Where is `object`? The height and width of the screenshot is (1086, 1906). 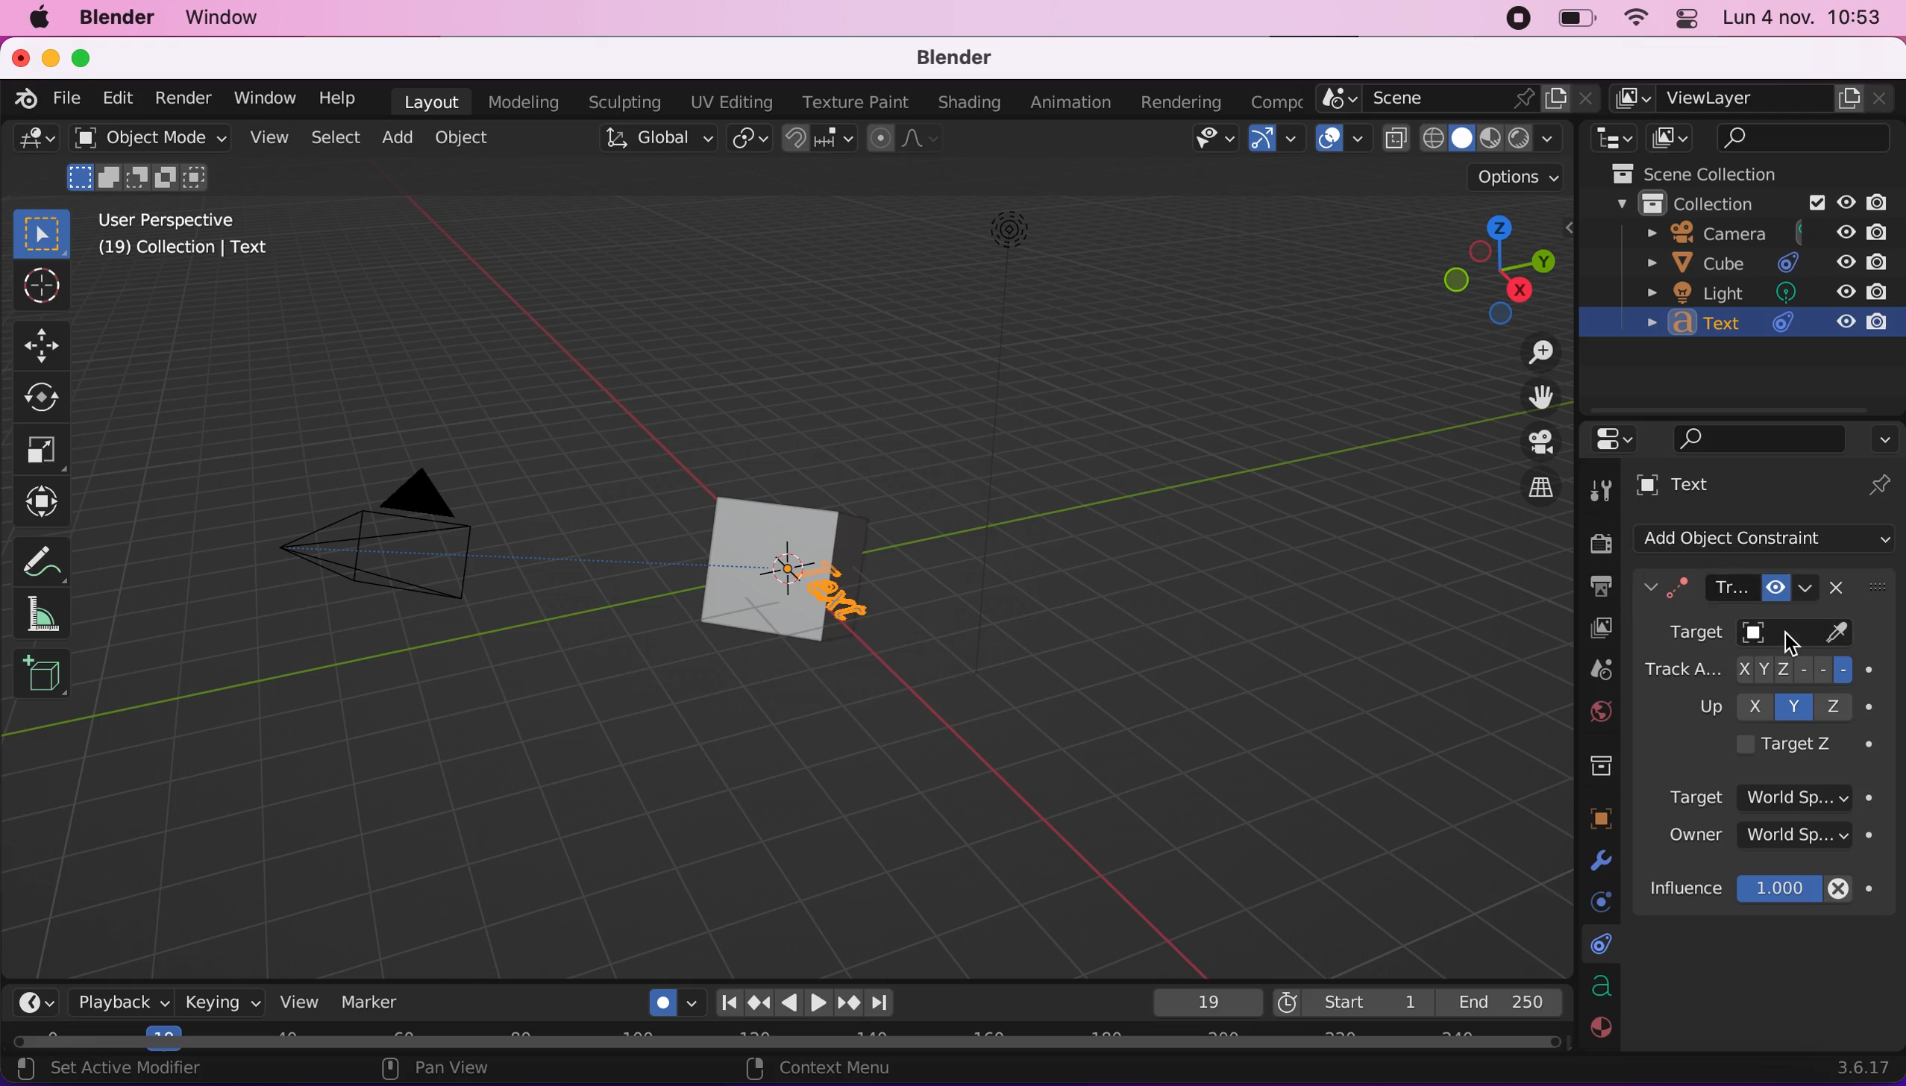 object is located at coordinates (471, 139).